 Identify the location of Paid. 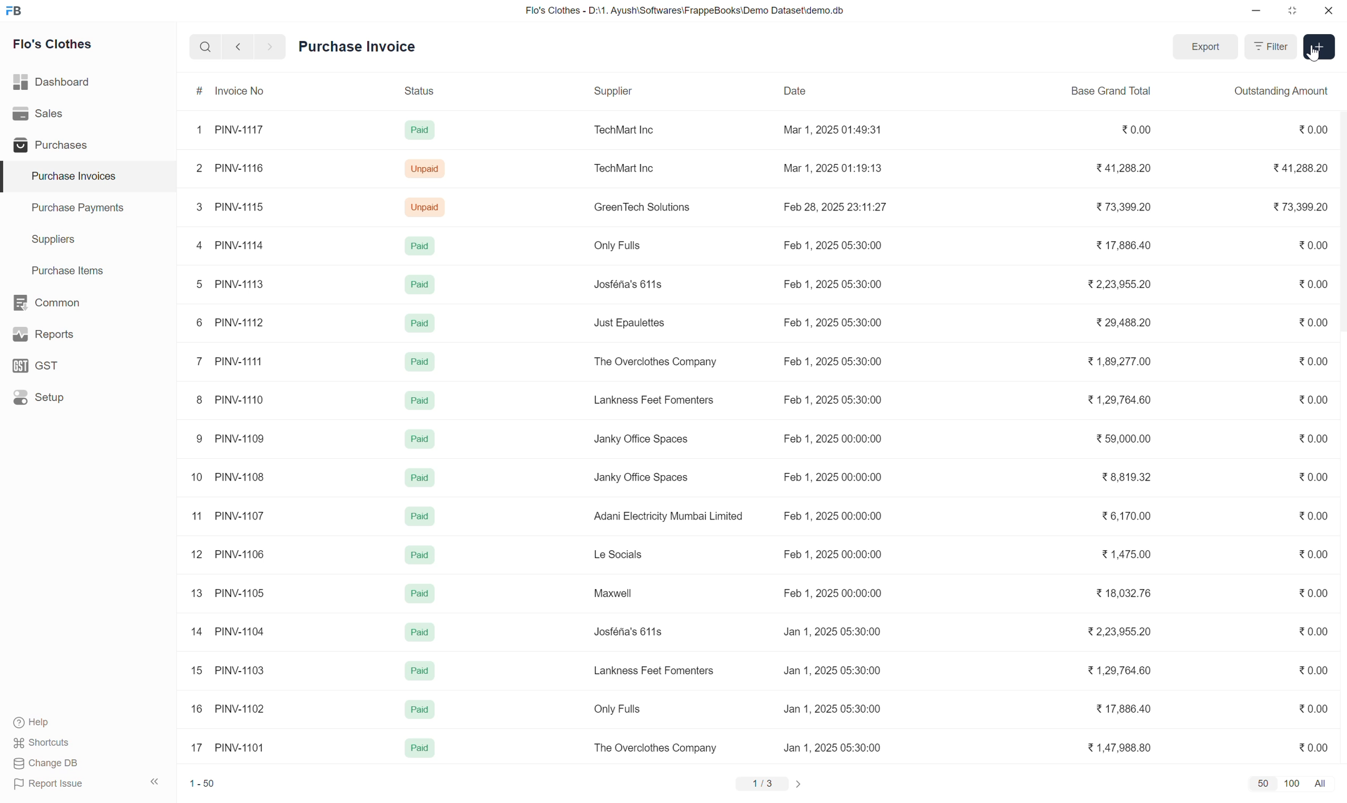
(419, 361).